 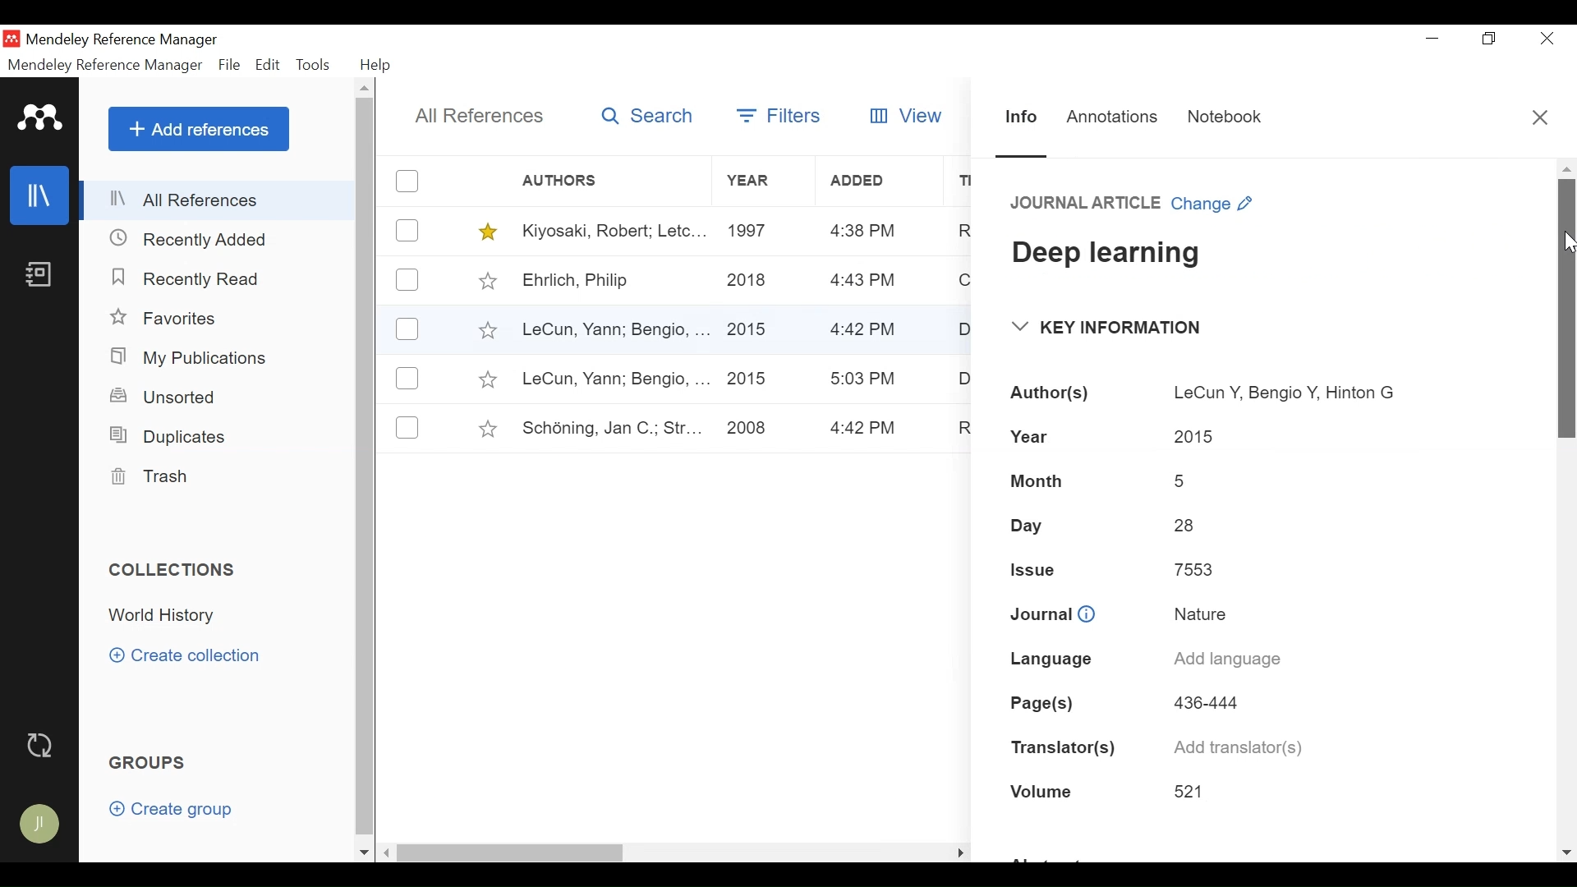 What do you see at coordinates (480, 116) in the screenshot?
I see `All References` at bounding box center [480, 116].